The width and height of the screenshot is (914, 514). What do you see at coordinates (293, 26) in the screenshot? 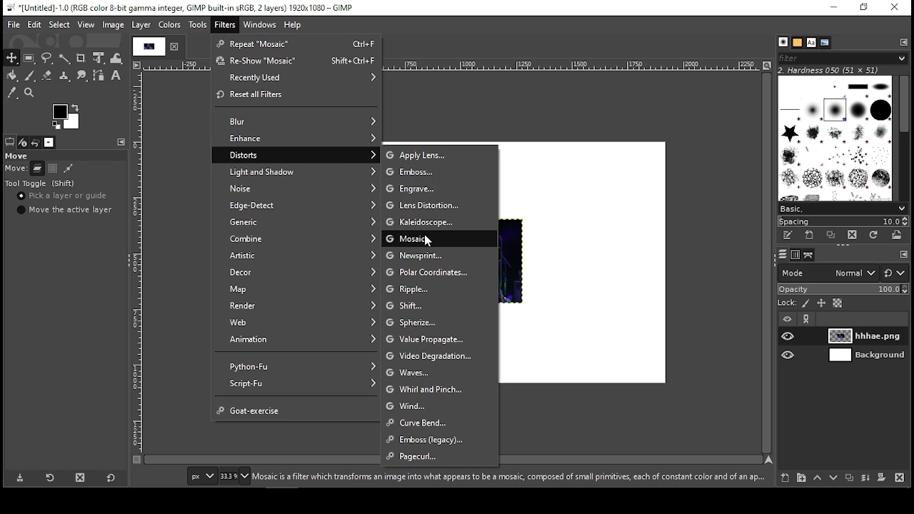
I see `help` at bounding box center [293, 26].